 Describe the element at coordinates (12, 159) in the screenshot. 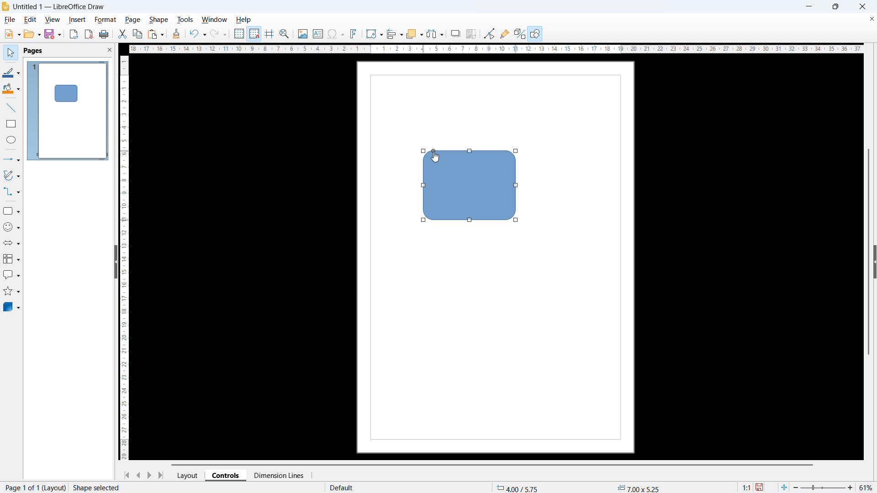

I see `Lines and arrows ` at that location.